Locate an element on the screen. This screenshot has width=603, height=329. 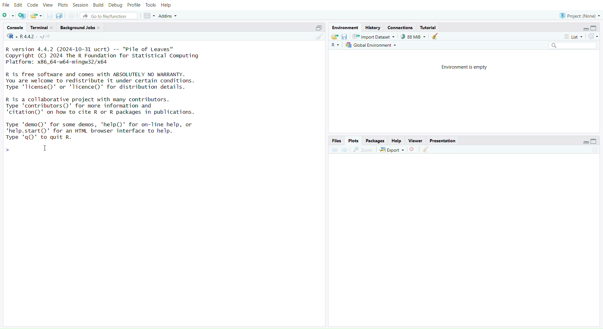
help is located at coordinates (167, 5).